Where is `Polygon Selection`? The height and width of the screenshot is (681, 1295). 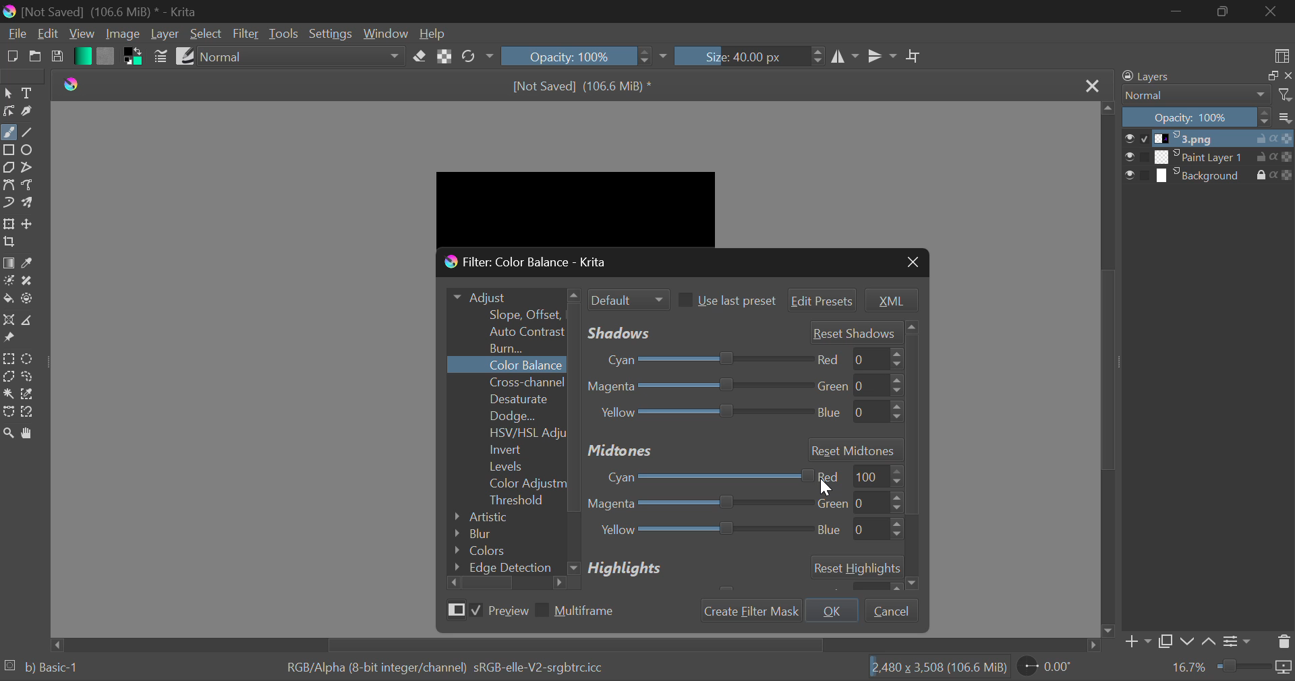
Polygon Selection is located at coordinates (9, 378).